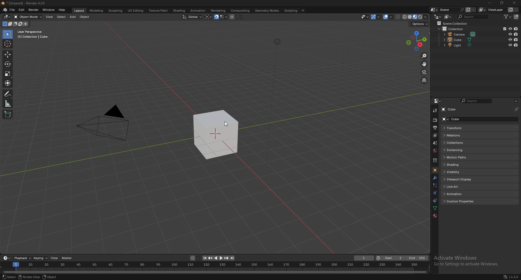  What do you see at coordinates (434, 128) in the screenshot?
I see `output` at bounding box center [434, 128].